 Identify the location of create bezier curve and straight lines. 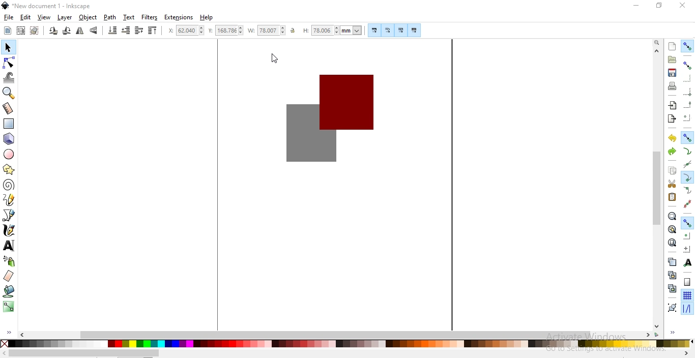
(9, 215).